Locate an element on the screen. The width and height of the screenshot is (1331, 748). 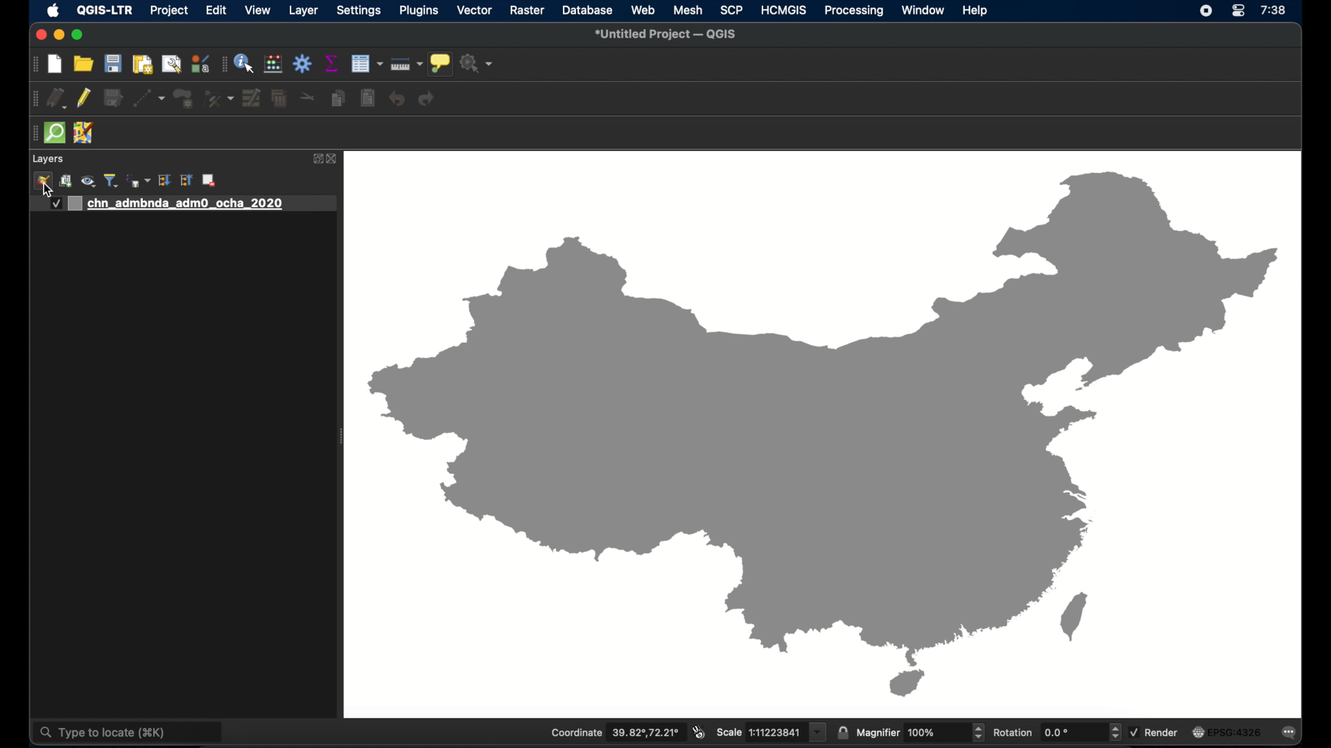
vector is located at coordinates (475, 10).